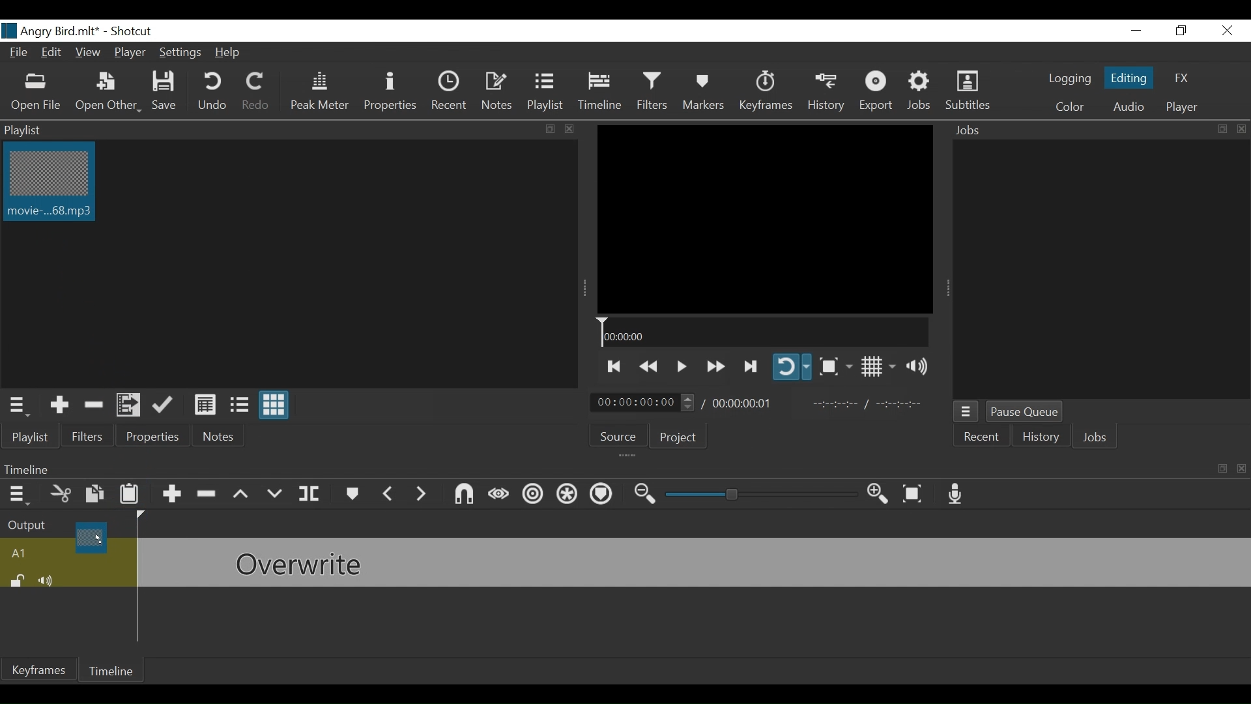 This screenshot has width=1251, height=704. What do you see at coordinates (85, 436) in the screenshot?
I see `Filters` at bounding box center [85, 436].